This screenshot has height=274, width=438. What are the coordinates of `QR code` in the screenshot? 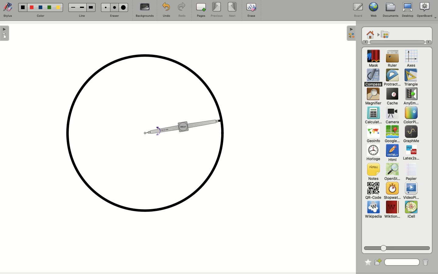 It's located at (373, 191).